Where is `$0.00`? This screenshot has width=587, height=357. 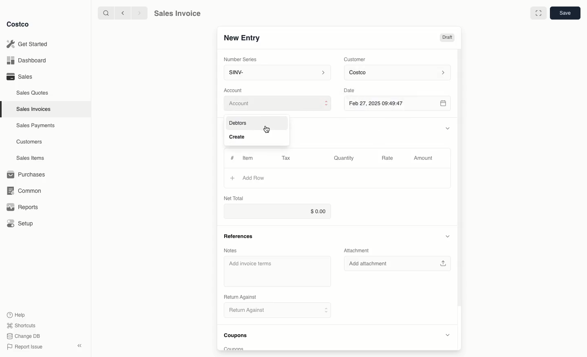
$0.00 is located at coordinates (276, 212).